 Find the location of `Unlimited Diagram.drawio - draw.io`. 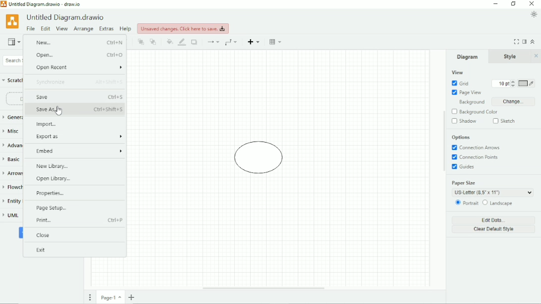

Unlimited Diagram.drawio - draw.io is located at coordinates (46, 4).